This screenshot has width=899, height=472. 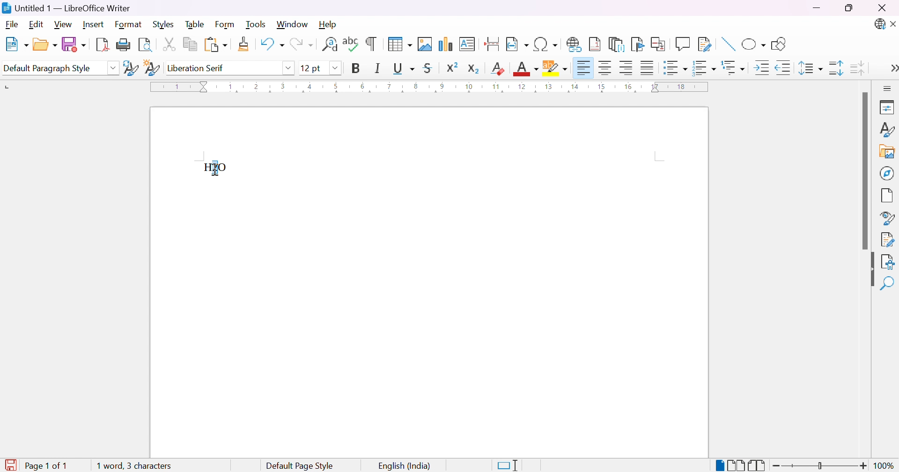 I want to click on Hide, so click(x=868, y=271).